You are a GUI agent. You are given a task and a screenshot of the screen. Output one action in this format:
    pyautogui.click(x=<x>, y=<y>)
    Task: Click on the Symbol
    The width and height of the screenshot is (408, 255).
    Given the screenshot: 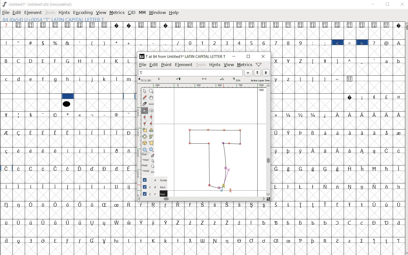 What is the action you would take?
    pyautogui.click(x=338, y=25)
    